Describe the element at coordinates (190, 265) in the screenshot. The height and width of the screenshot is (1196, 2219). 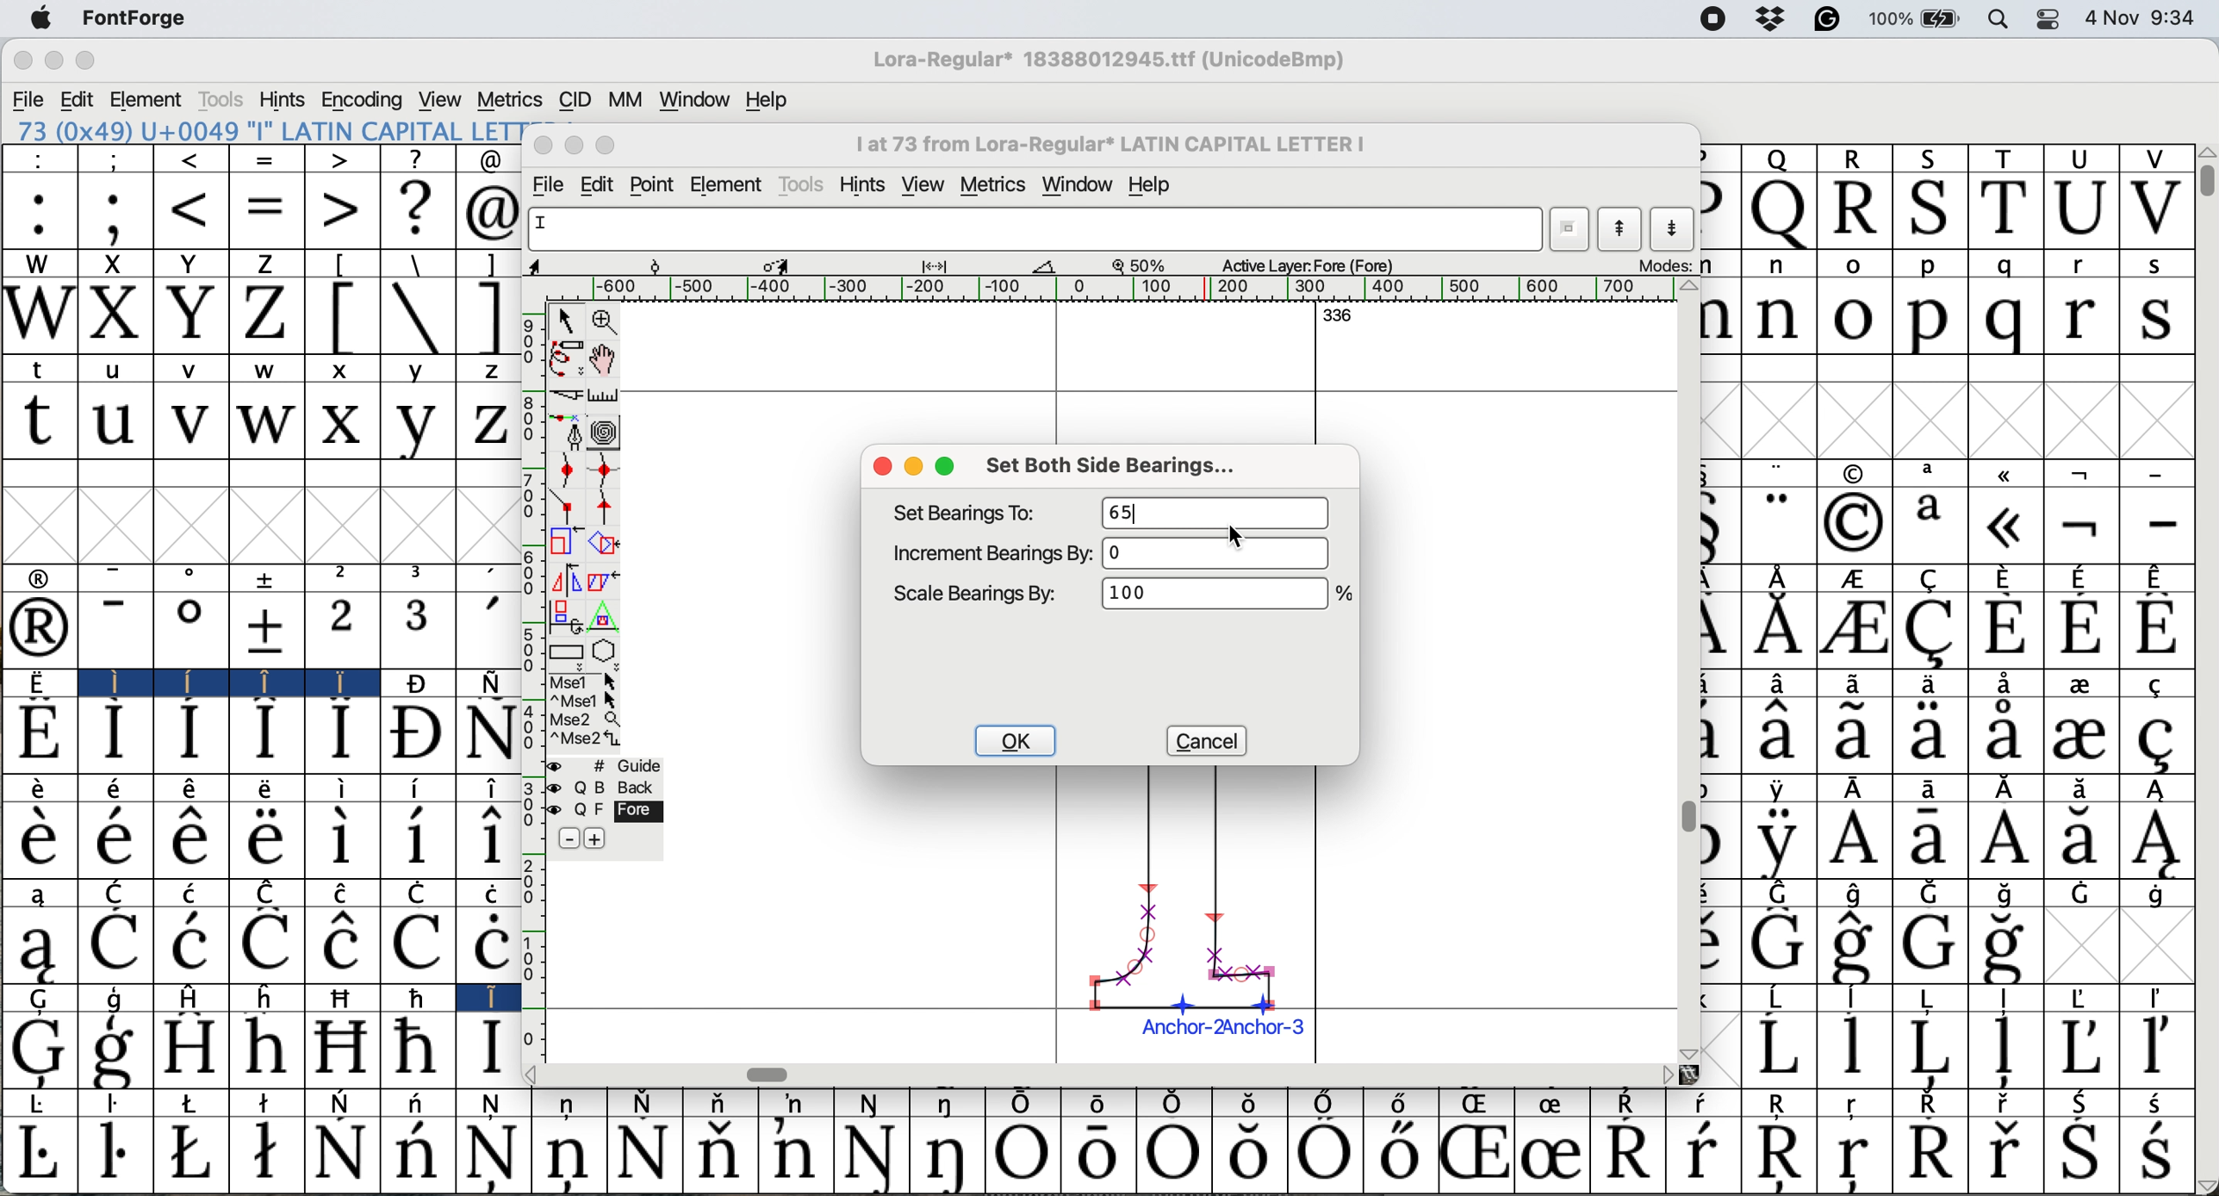
I see `Y` at that location.